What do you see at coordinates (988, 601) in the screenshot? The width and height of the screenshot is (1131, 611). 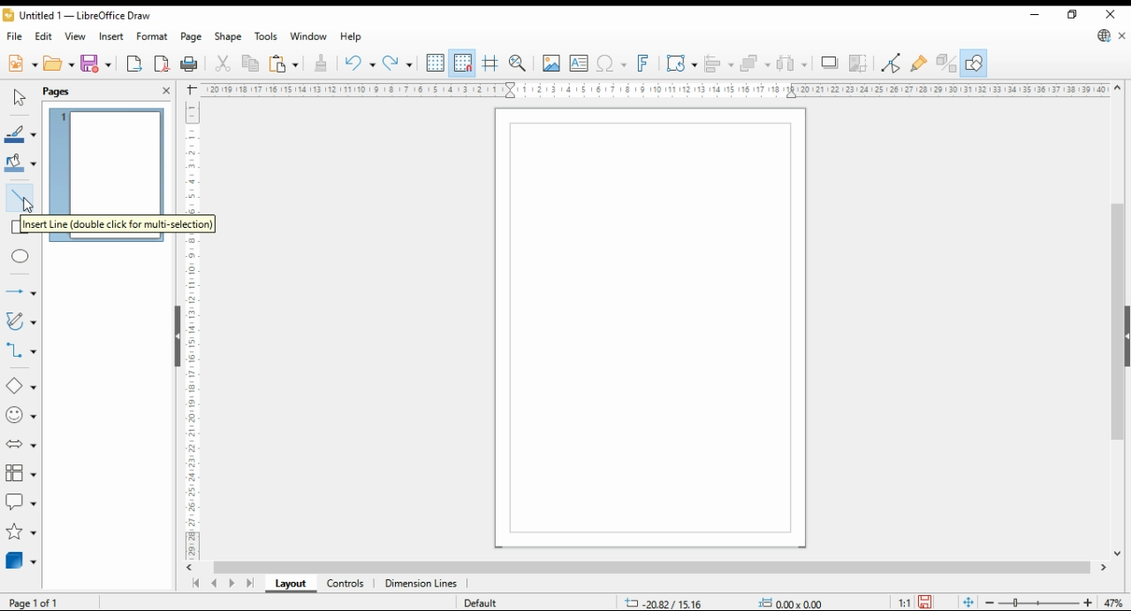 I see `decrease zoom` at bounding box center [988, 601].